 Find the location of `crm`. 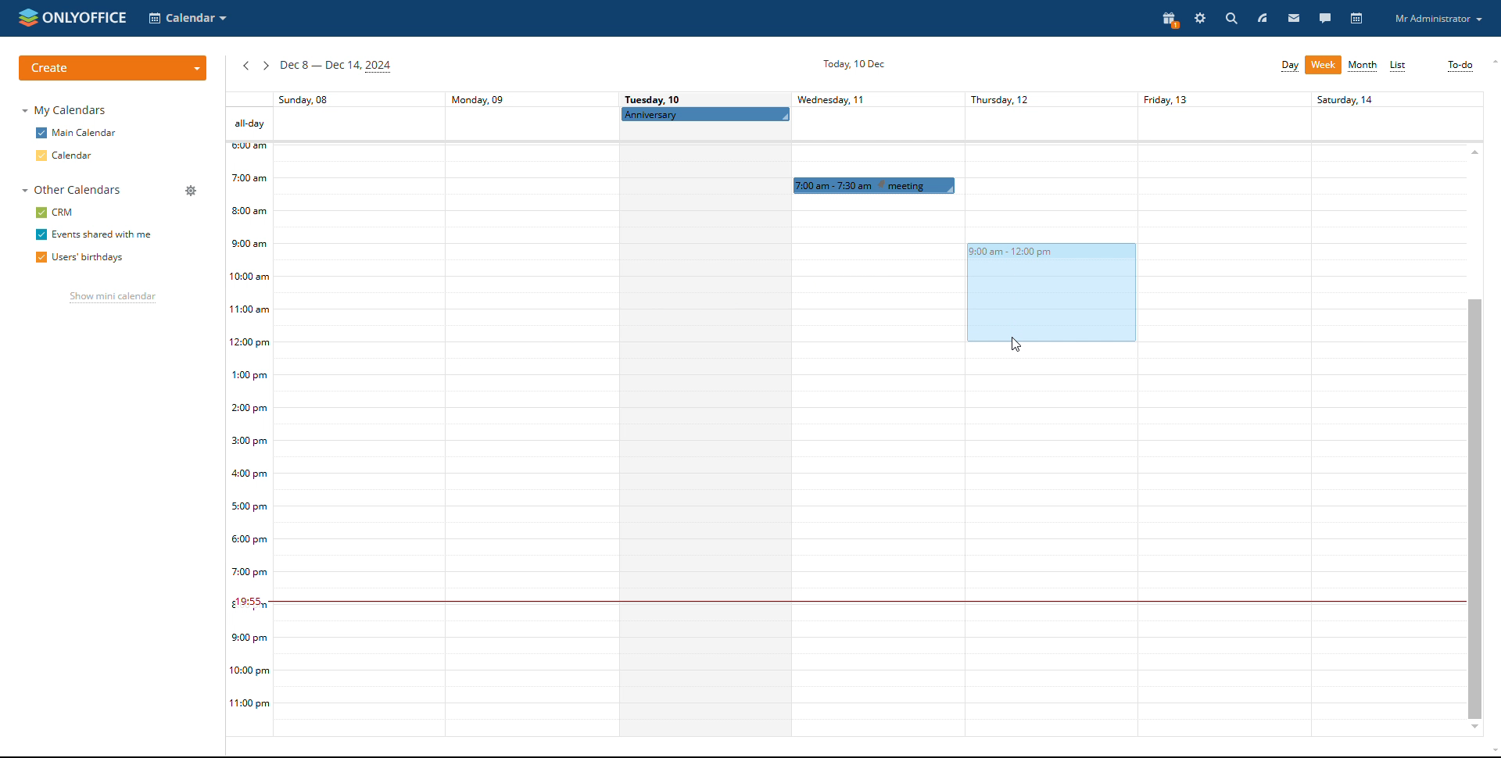

crm is located at coordinates (65, 213).